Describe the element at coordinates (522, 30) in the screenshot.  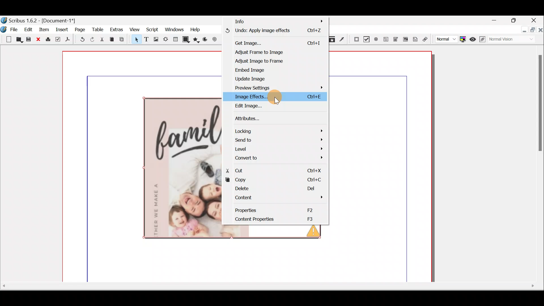
I see `Minimise` at that location.